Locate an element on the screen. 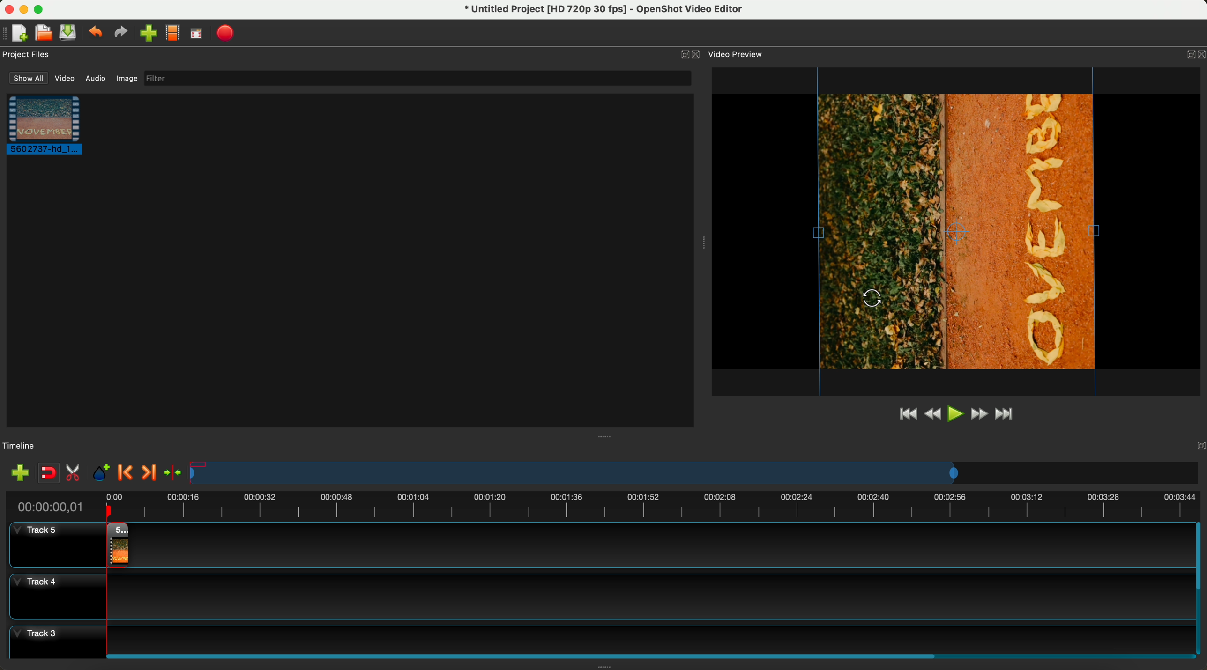 Image resolution: width=1207 pixels, height=670 pixels. track 3 is located at coordinates (598, 637).